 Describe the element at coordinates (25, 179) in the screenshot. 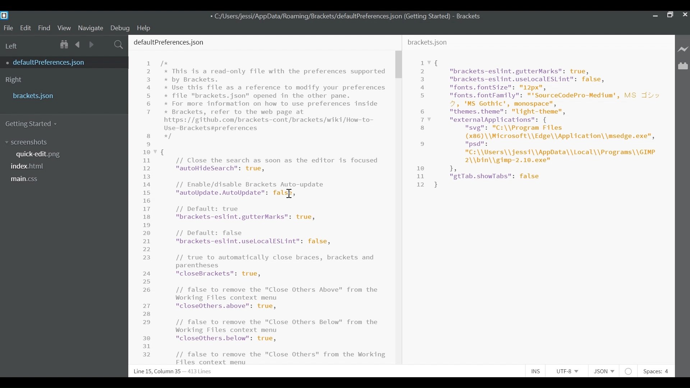

I see `main.css` at that location.